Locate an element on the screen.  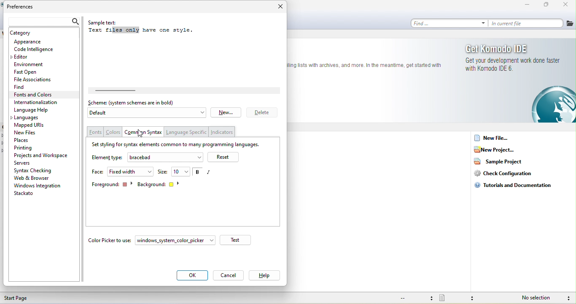
cancel is located at coordinates (229, 275).